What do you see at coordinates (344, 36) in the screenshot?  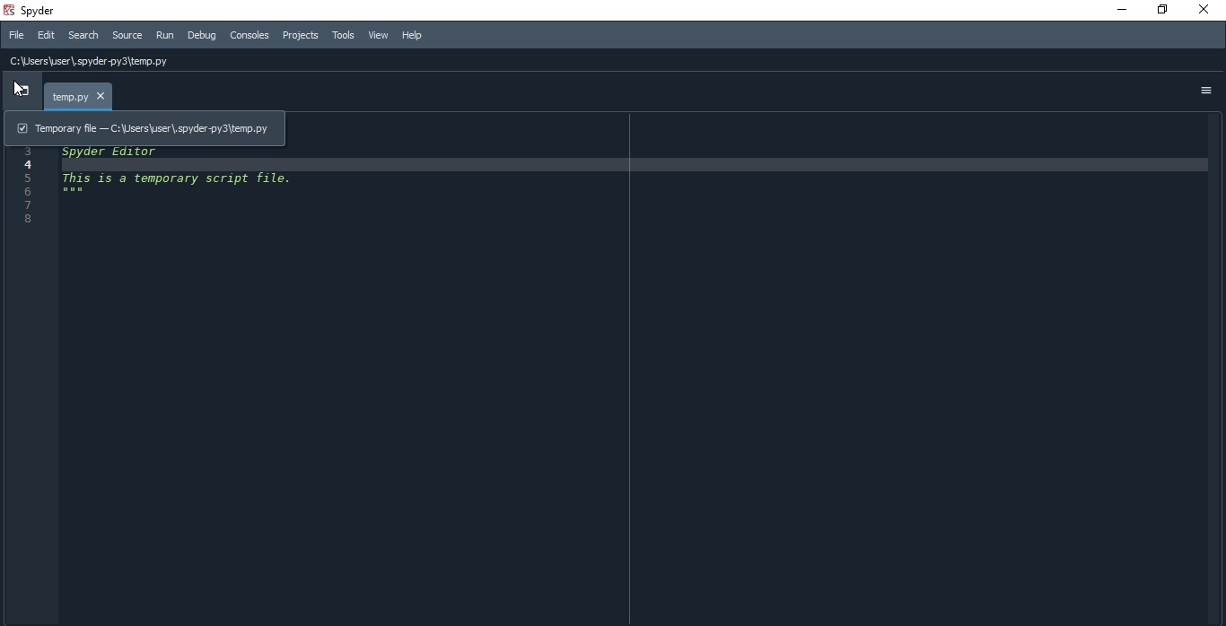 I see `Tools` at bounding box center [344, 36].